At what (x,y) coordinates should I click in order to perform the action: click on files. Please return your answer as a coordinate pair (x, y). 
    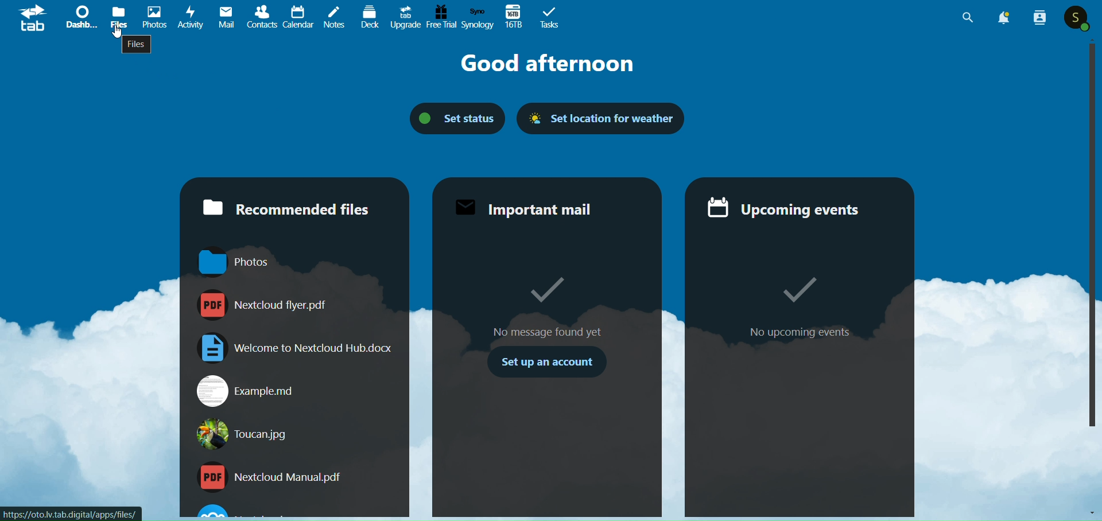
    Looking at the image, I should click on (137, 45).